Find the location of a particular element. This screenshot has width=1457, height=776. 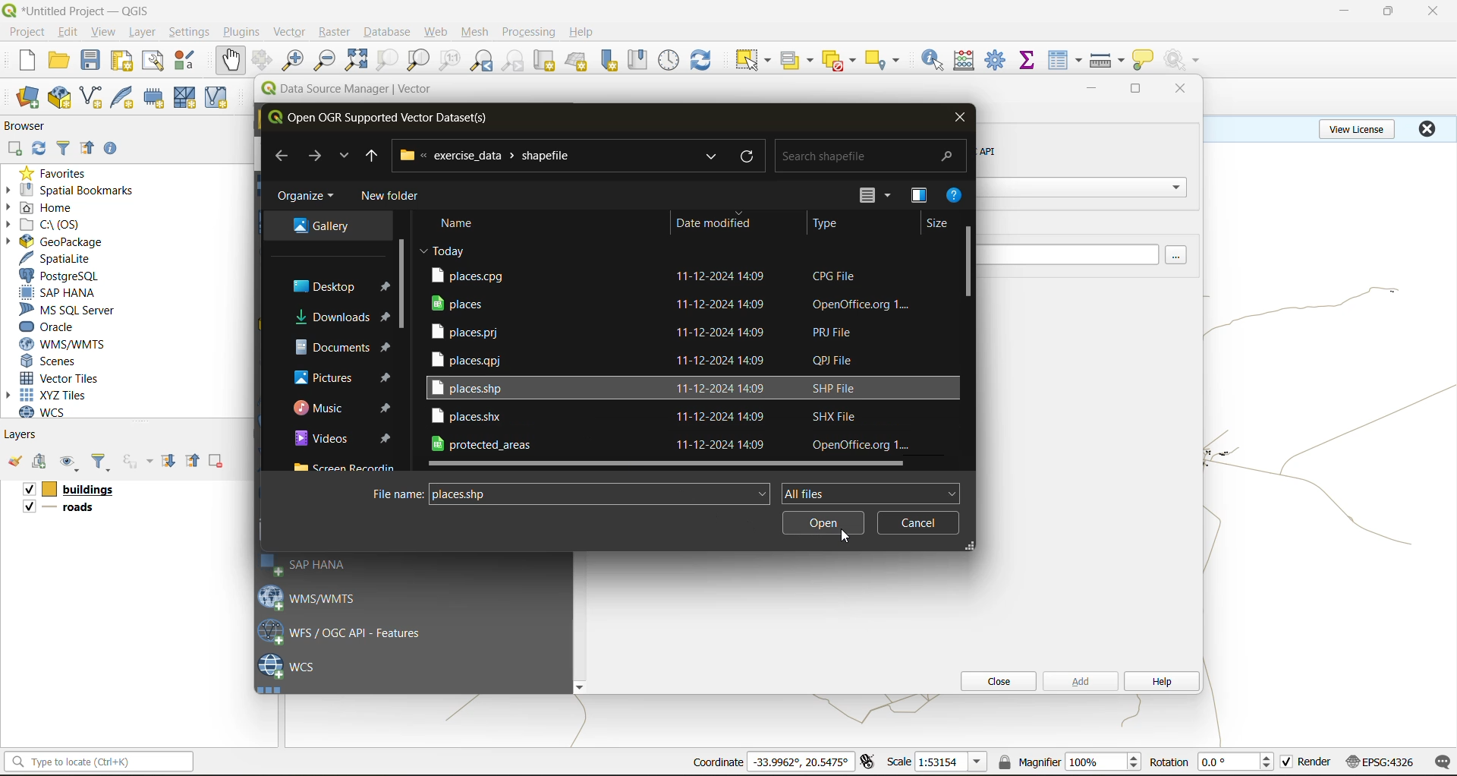

processing is located at coordinates (529, 33).